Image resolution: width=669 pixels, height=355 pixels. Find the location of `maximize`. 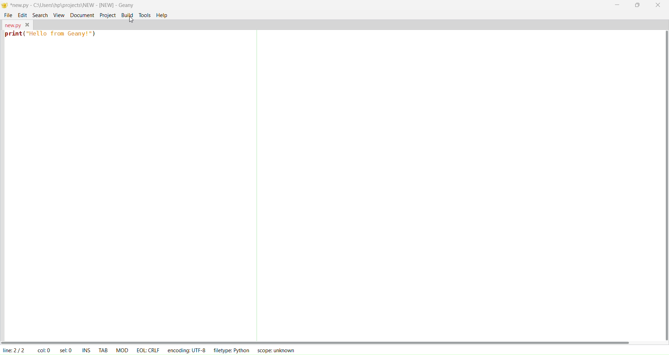

maximize is located at coordinates (639, 5).